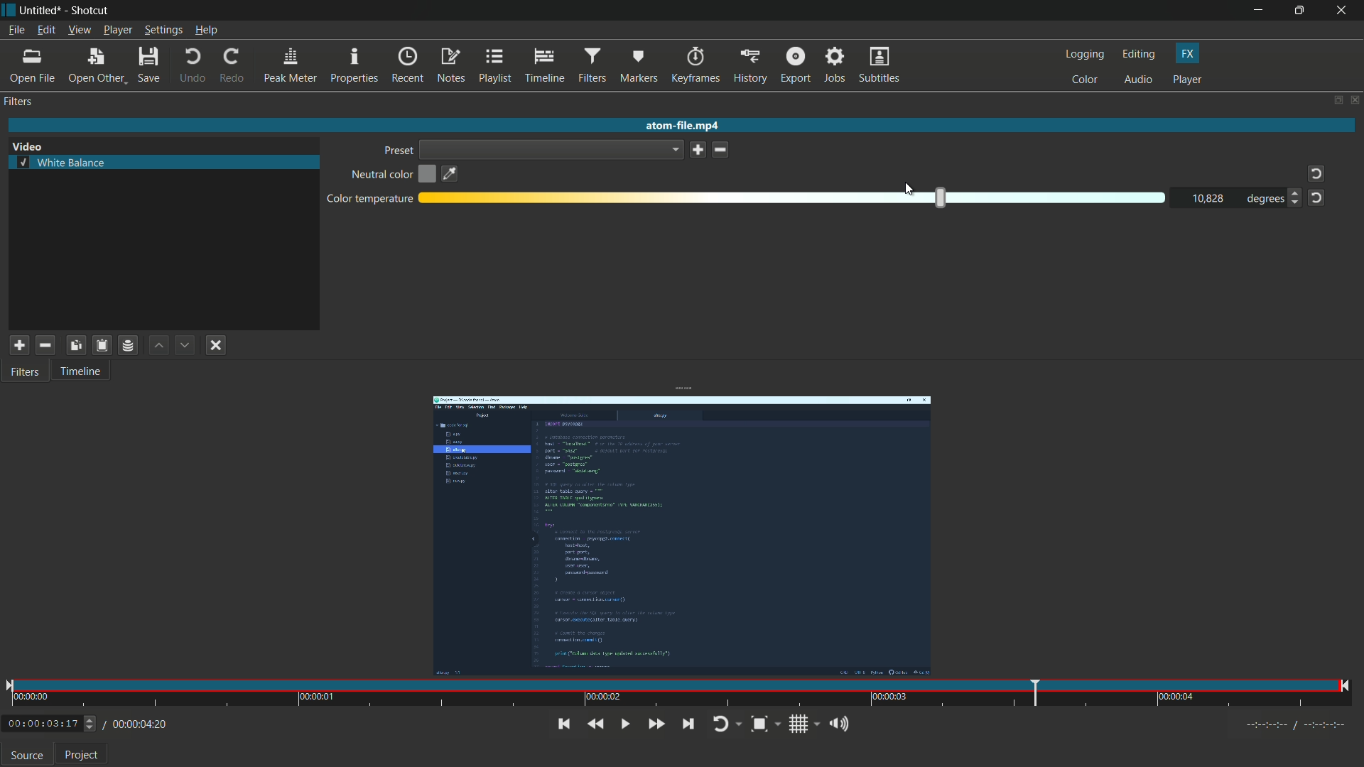  What do you see at coordinates (82, 371) in the screenshot?
I see `timeline tab` at bounding box center [82, 371].